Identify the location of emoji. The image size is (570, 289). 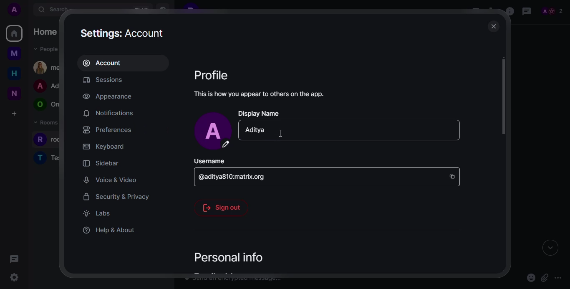
(532, 277).